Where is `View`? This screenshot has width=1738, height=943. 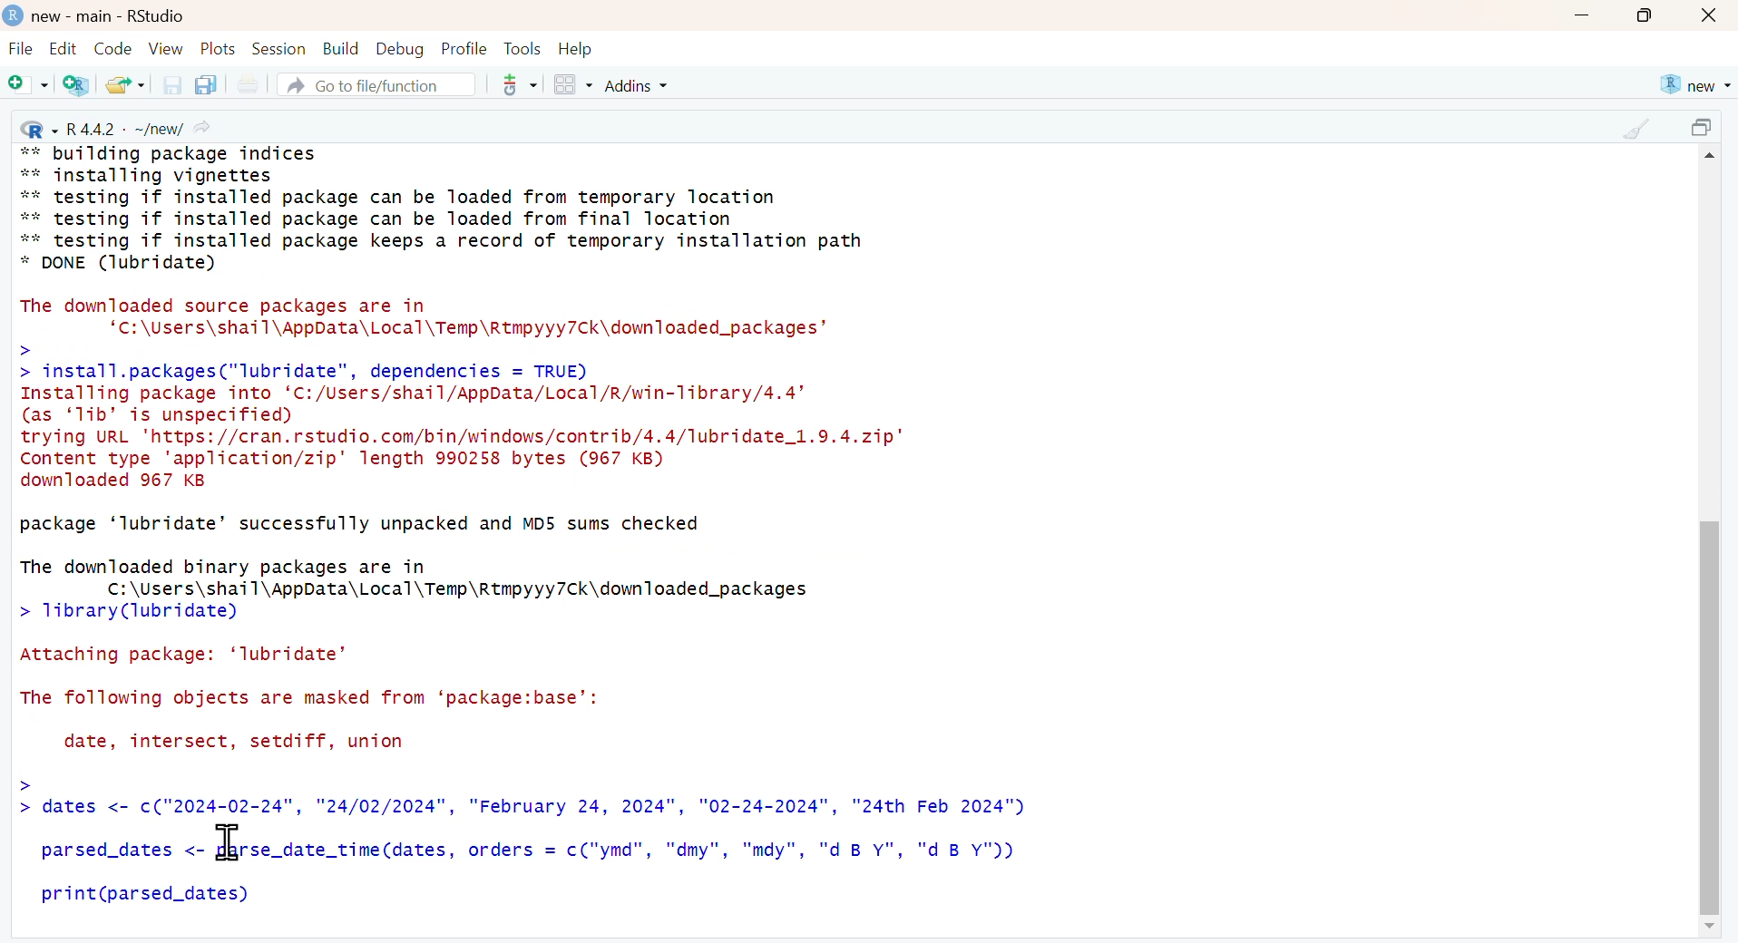 View is located at coordinates (166, 48).